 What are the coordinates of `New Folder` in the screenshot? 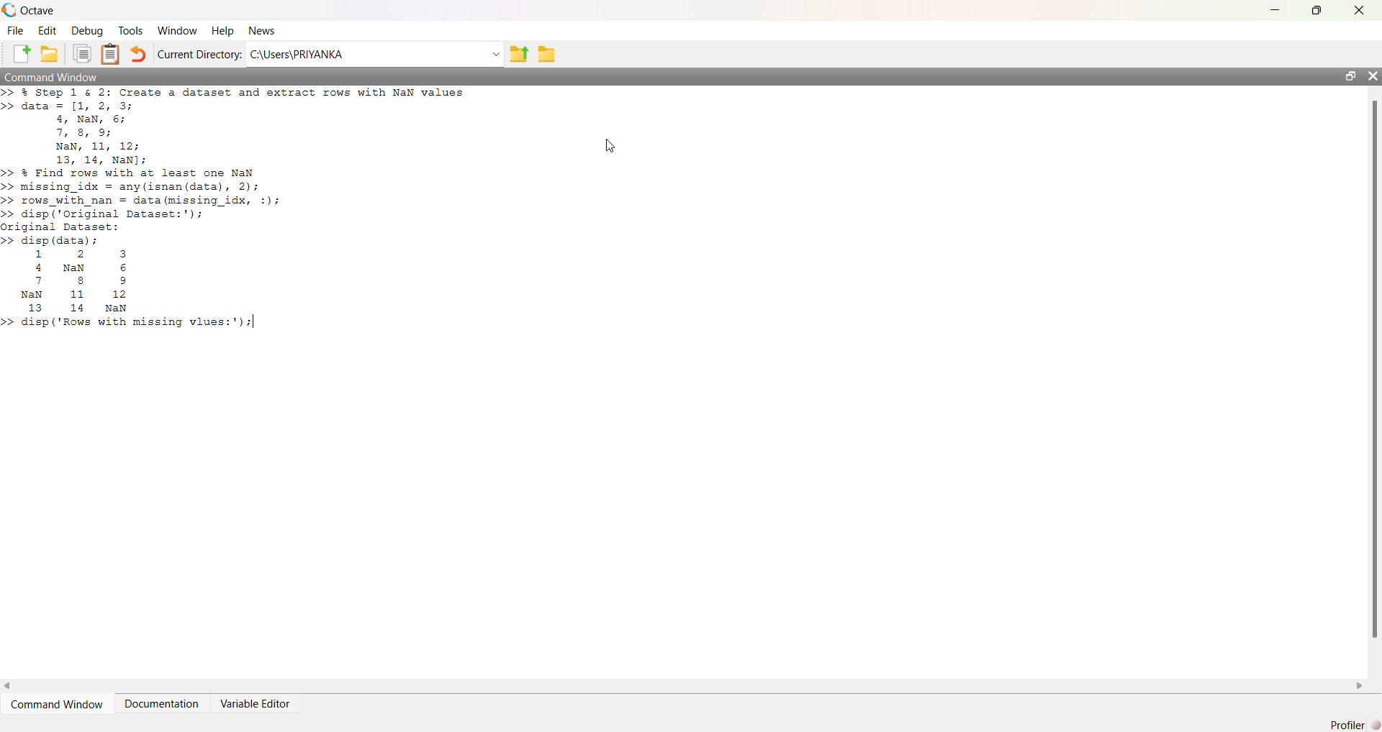 It's located at (50, 54).